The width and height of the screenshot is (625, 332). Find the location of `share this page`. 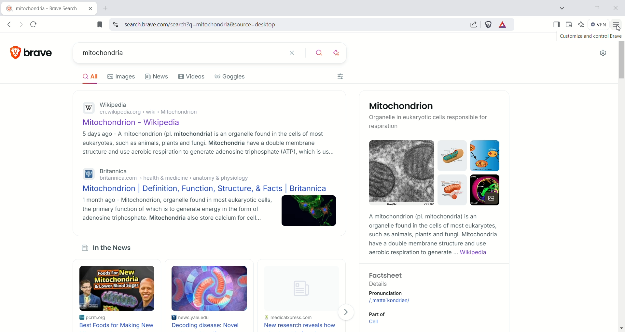

share this page is located at coordinates (473, 24).